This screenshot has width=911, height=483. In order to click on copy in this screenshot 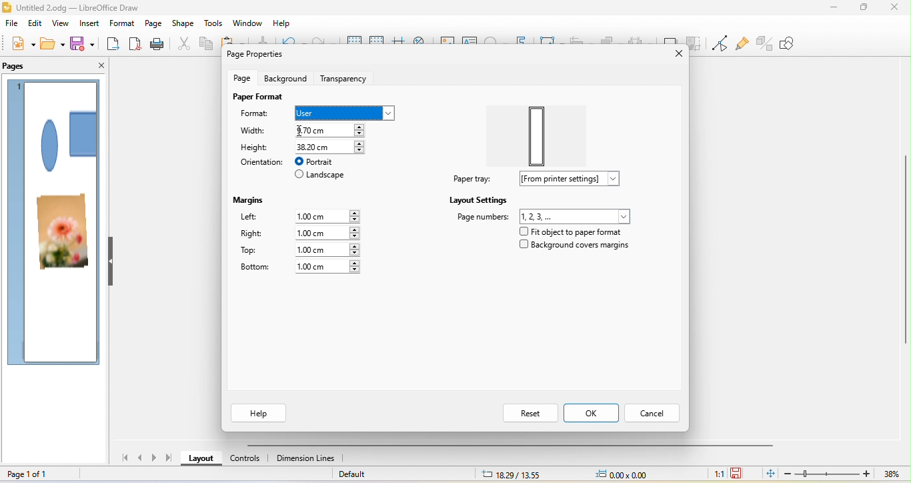, I will do `click(207, 45)`.